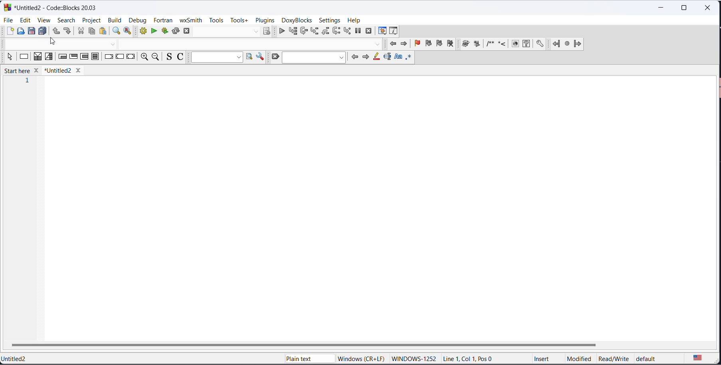  Describe the element at coordinates (261, 58) in the screenshot. I see `option window` at that location.